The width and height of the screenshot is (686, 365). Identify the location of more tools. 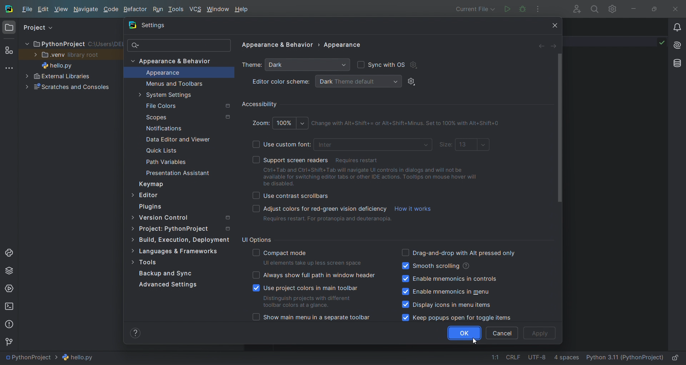
(9, 67).